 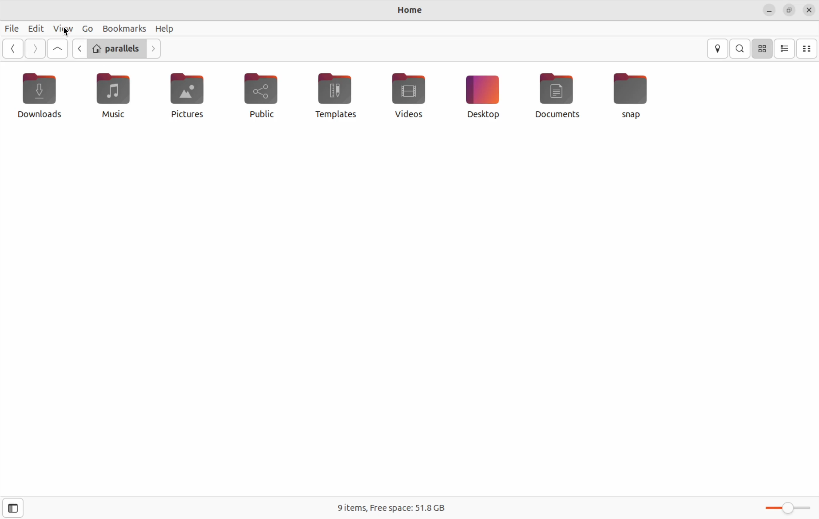 I want to click on cursor, so click(x=68, y=34).